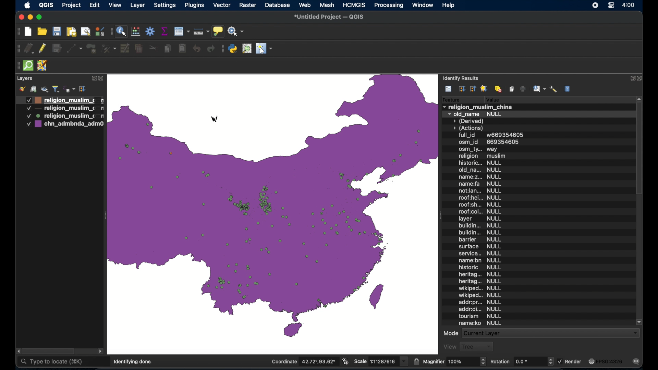  I want to click on layer 4, so click(64, 125).